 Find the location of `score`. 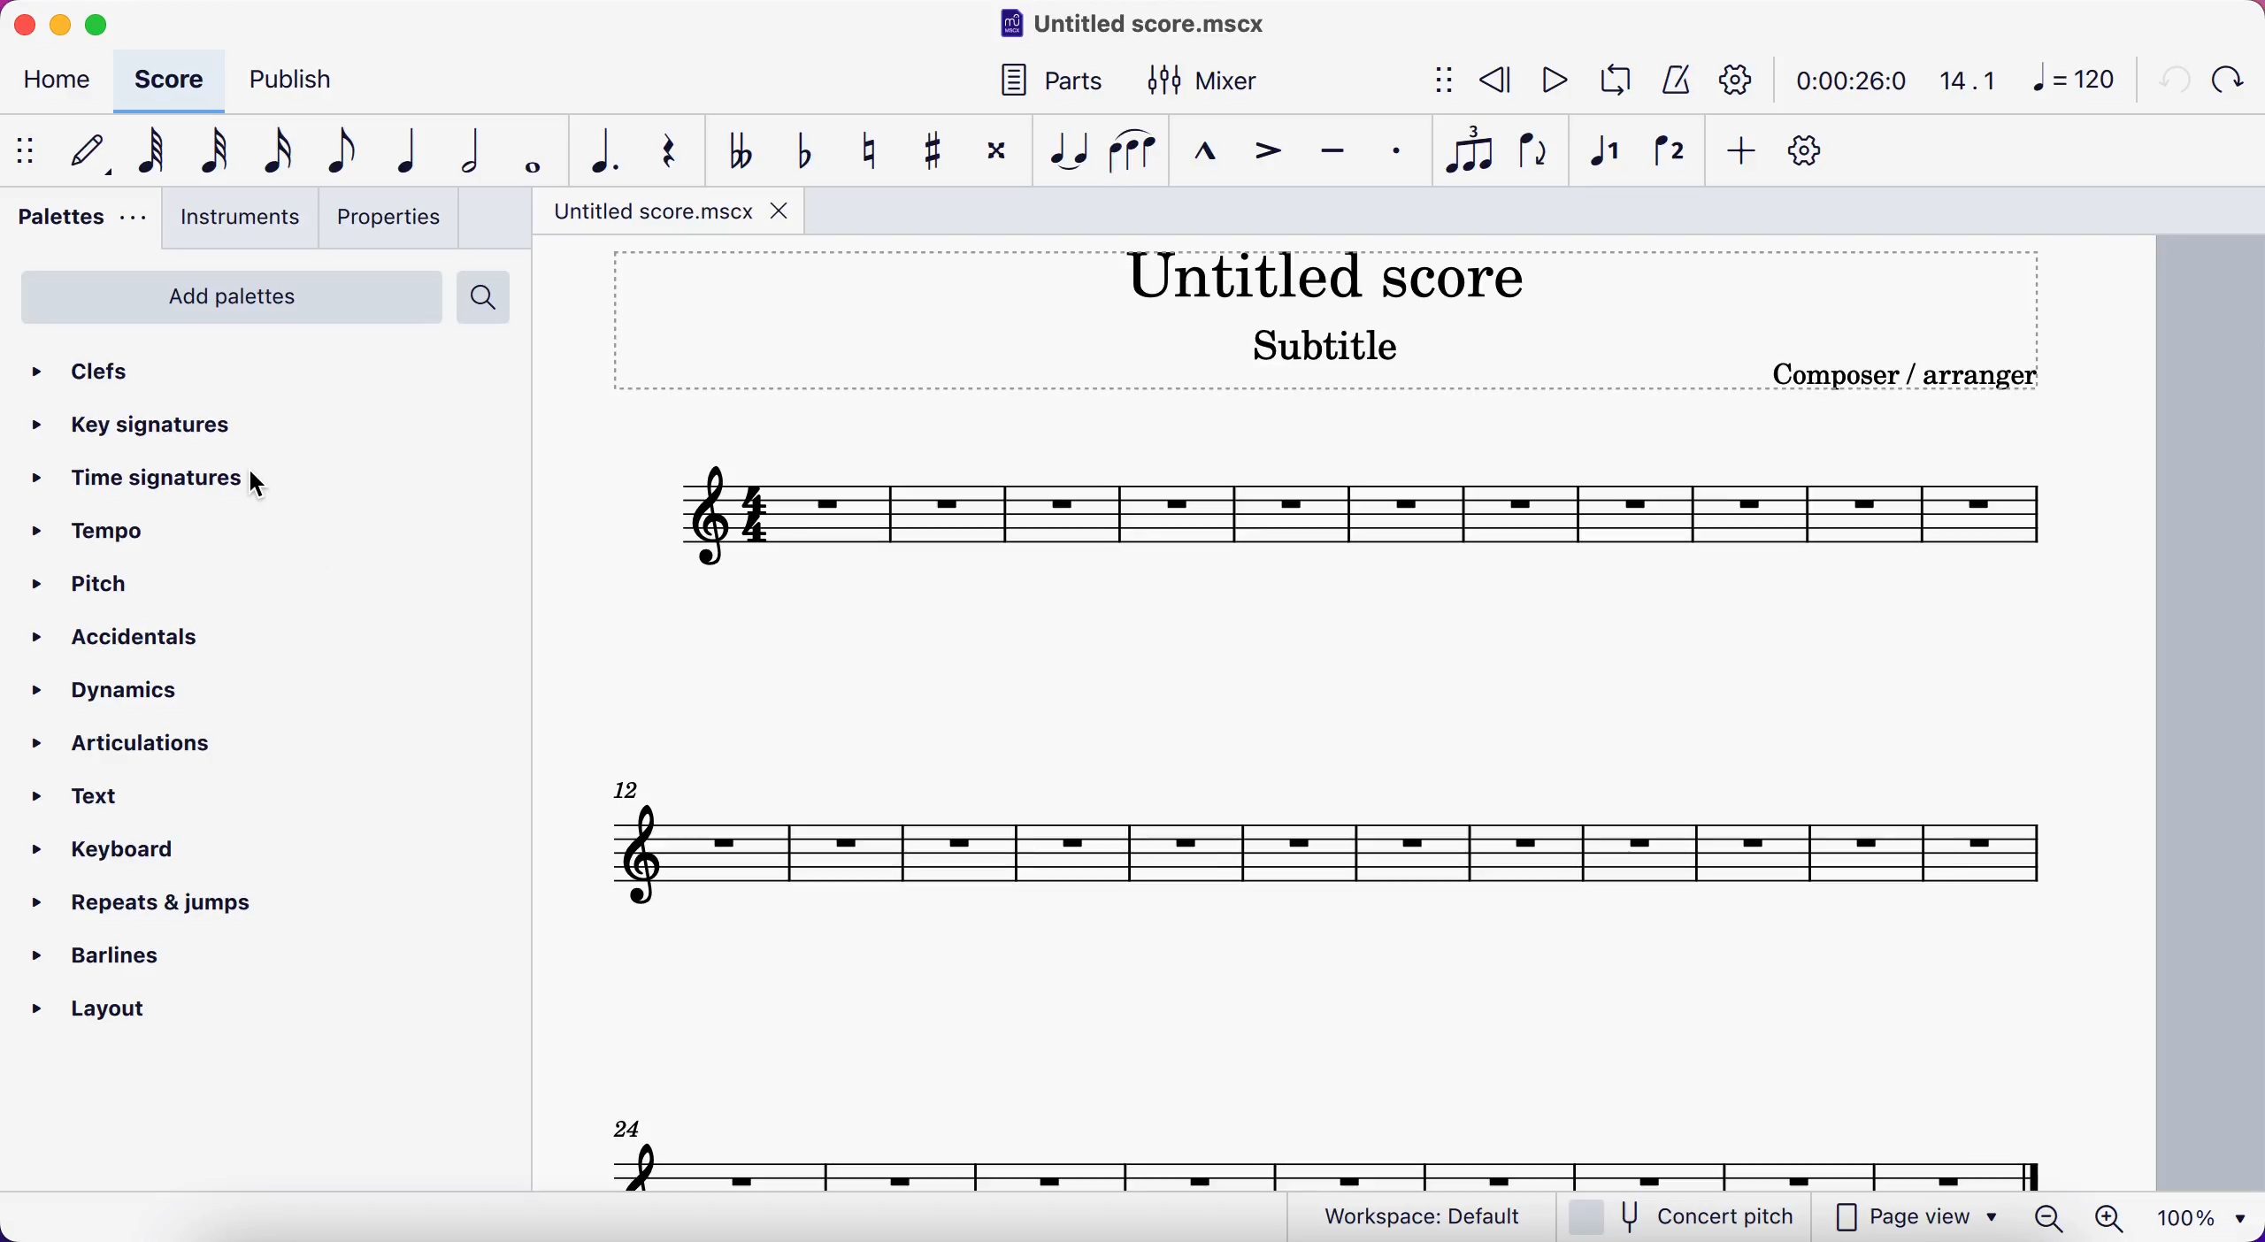

score is located at coordinates (1343, 516).